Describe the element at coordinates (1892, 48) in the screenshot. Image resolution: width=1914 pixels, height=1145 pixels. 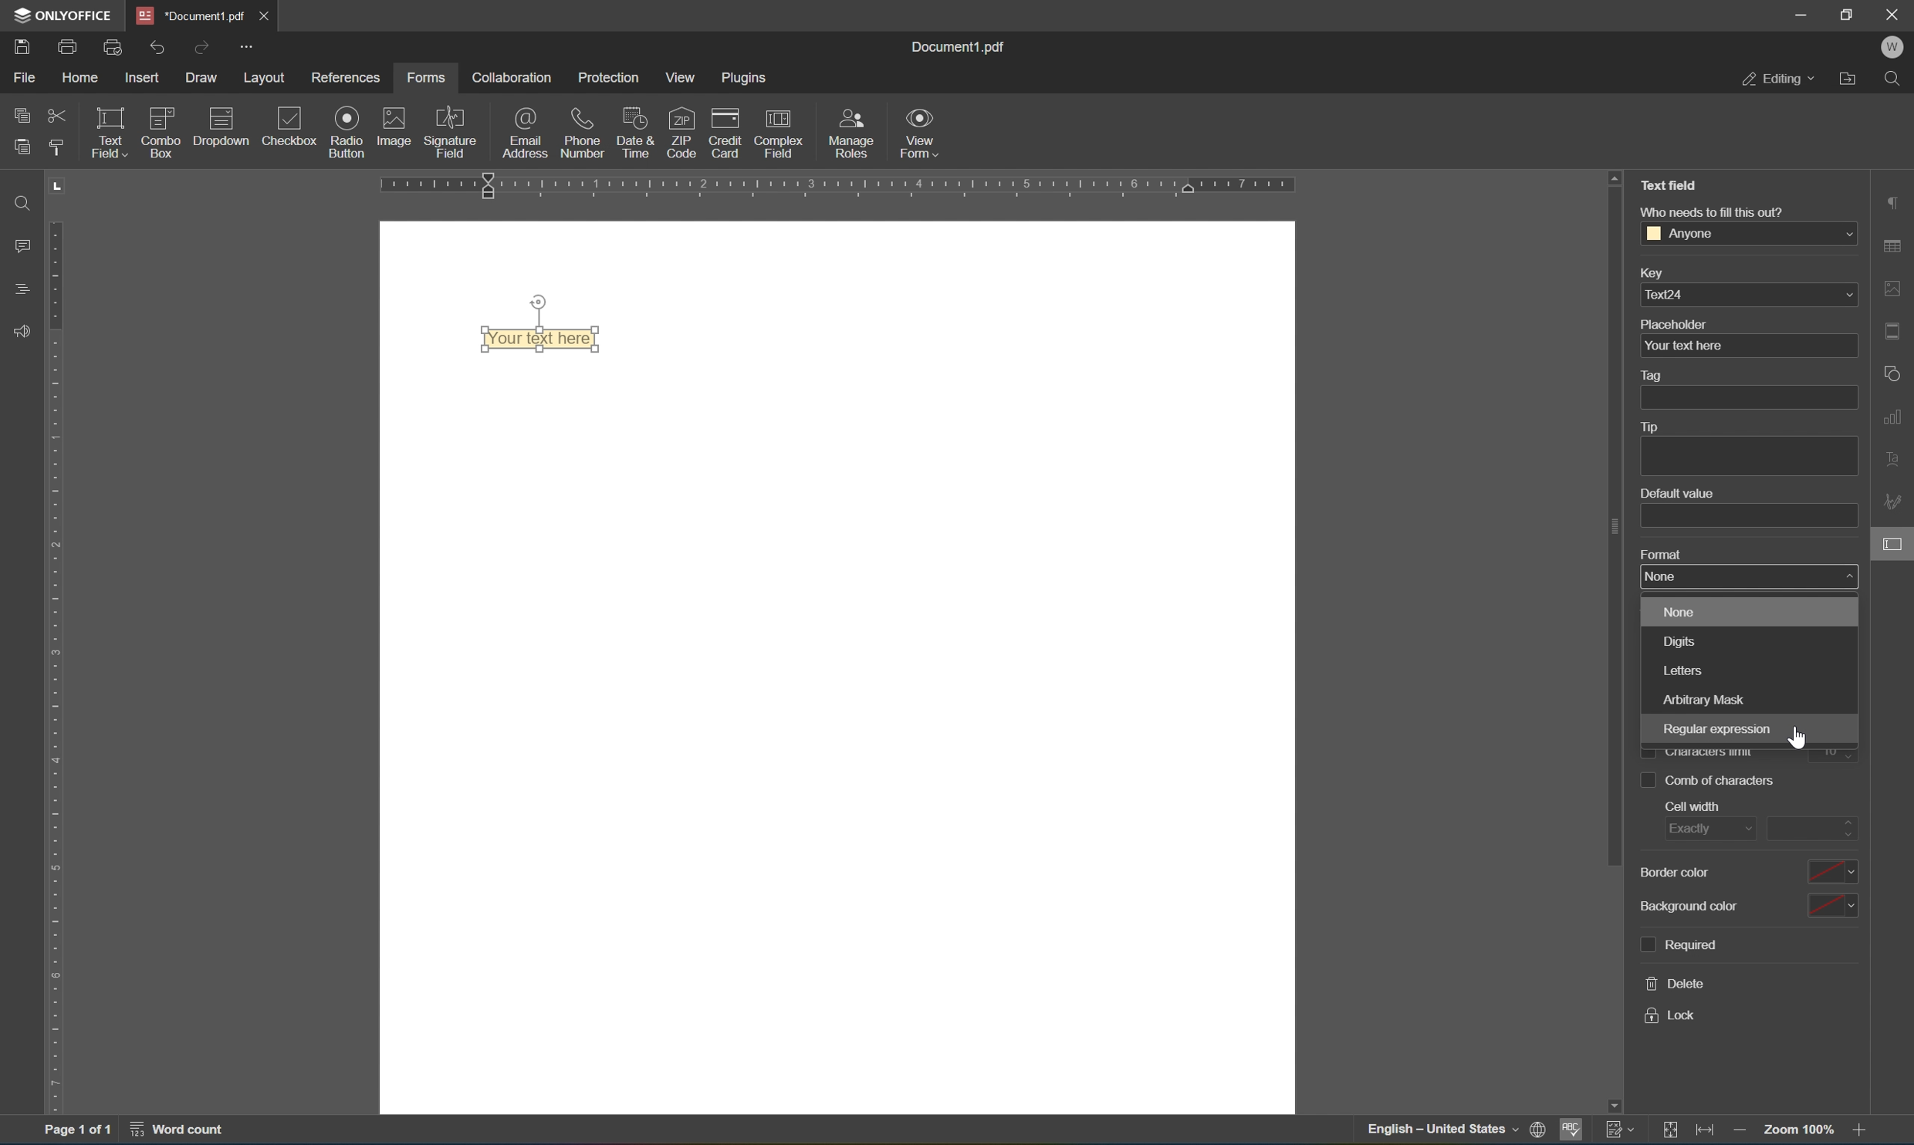
I see `welcome` at that location.